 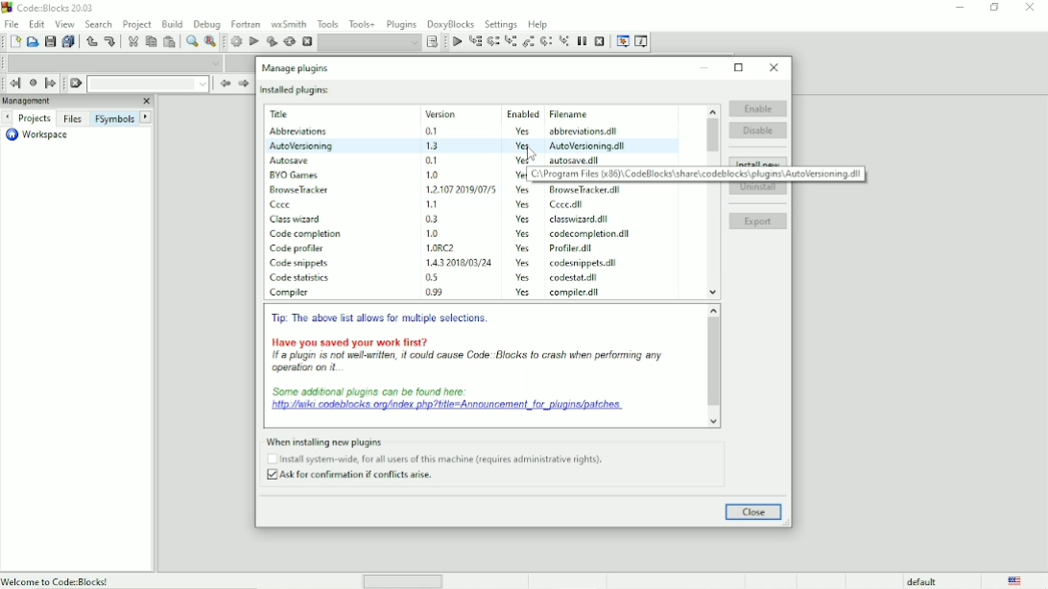 I want to click on Vertical scrollbar, so click(x=711, y=133).